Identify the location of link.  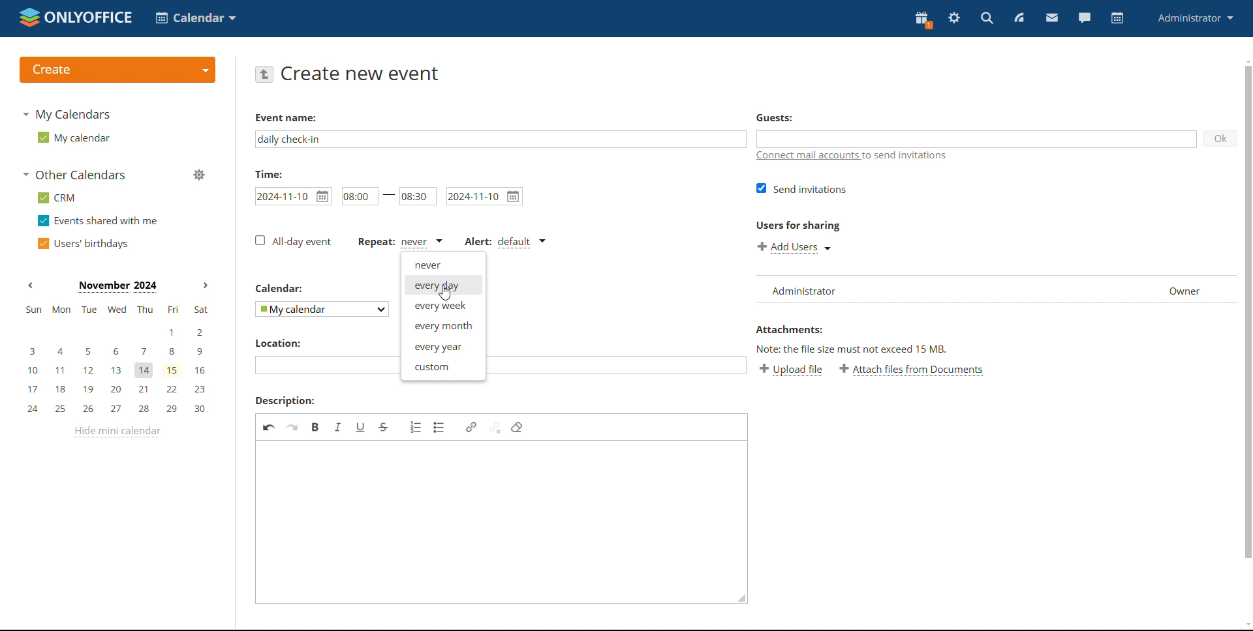
(471, 426).